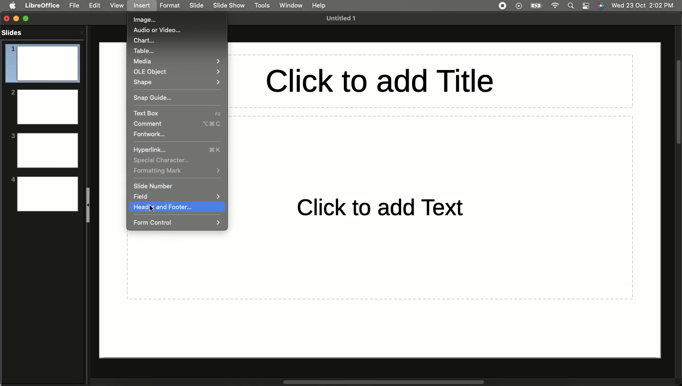  I want to click on Edit, so click(94, 6).